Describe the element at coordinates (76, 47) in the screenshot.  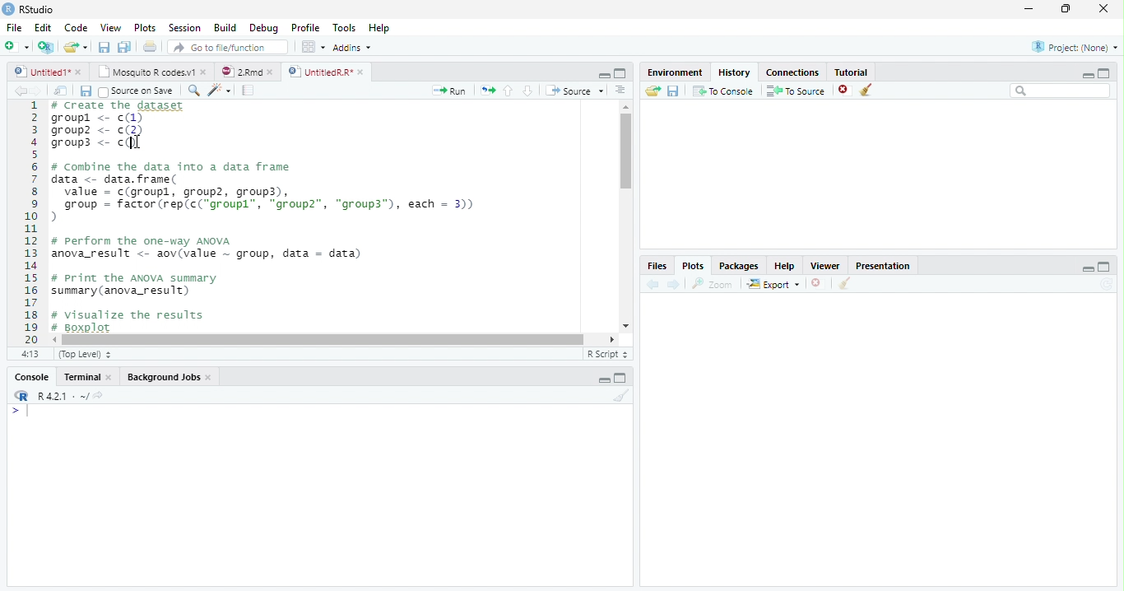
I see `Open an existing file` at that location.